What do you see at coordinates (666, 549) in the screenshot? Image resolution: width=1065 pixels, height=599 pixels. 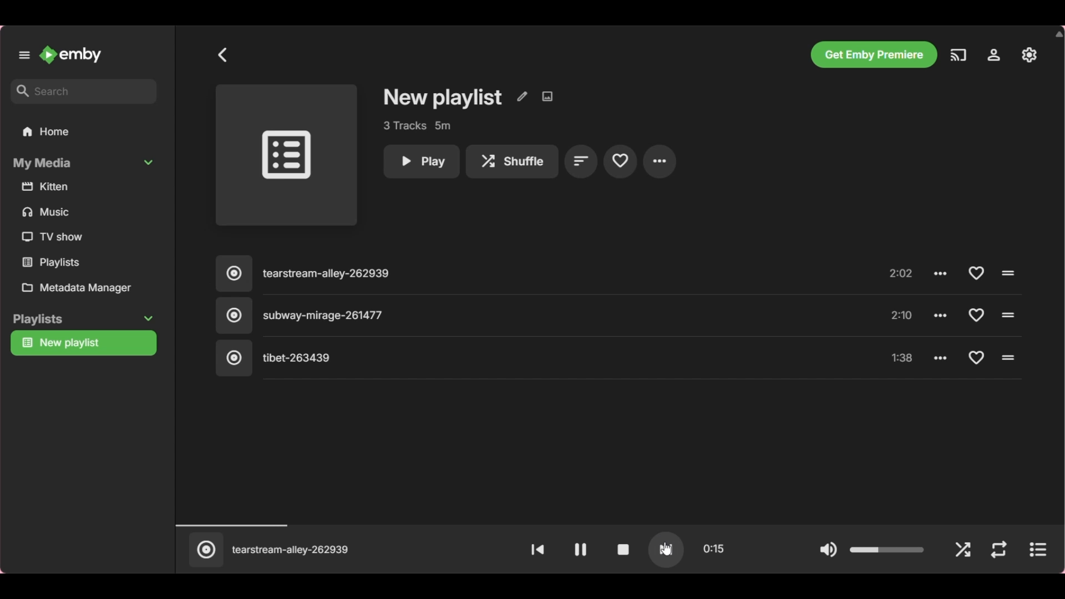 I see ` play next song` at bounding box center [666, 549].